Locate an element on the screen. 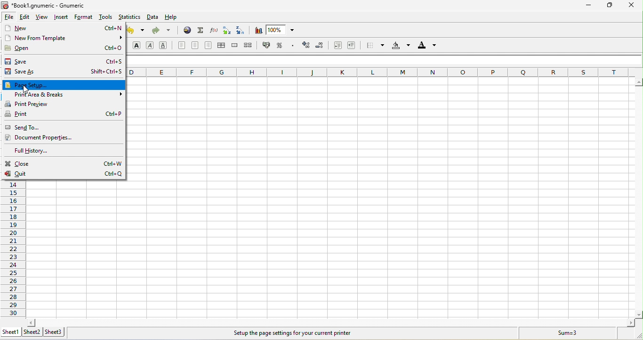 The height and width of the screenshot is (340, 643). print preview is located at coordinates (52, 105).